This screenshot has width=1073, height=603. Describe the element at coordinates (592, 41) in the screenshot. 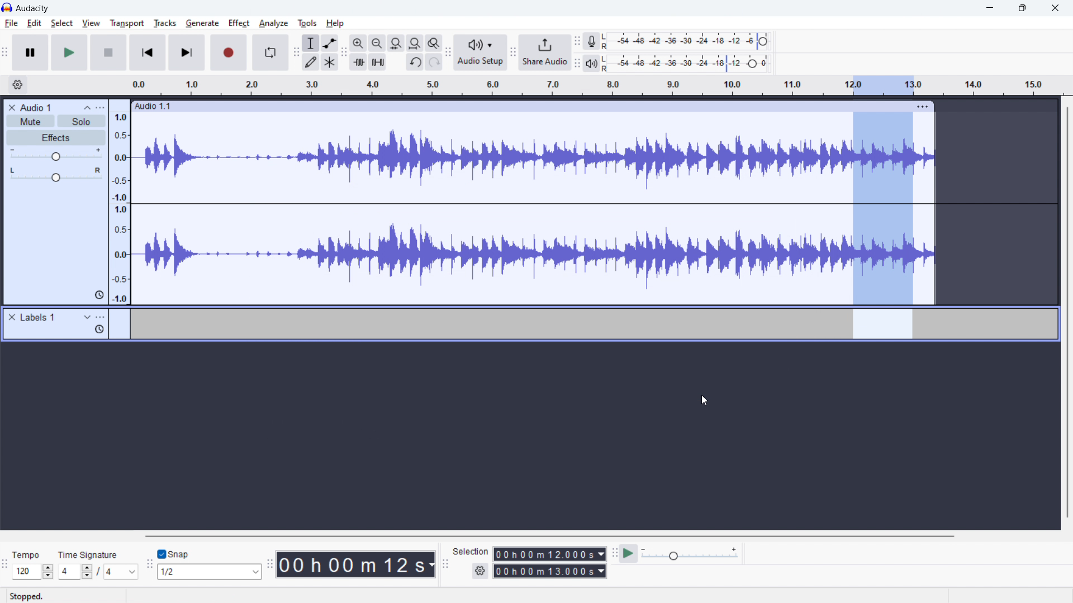

I see `recording meter` at that location.